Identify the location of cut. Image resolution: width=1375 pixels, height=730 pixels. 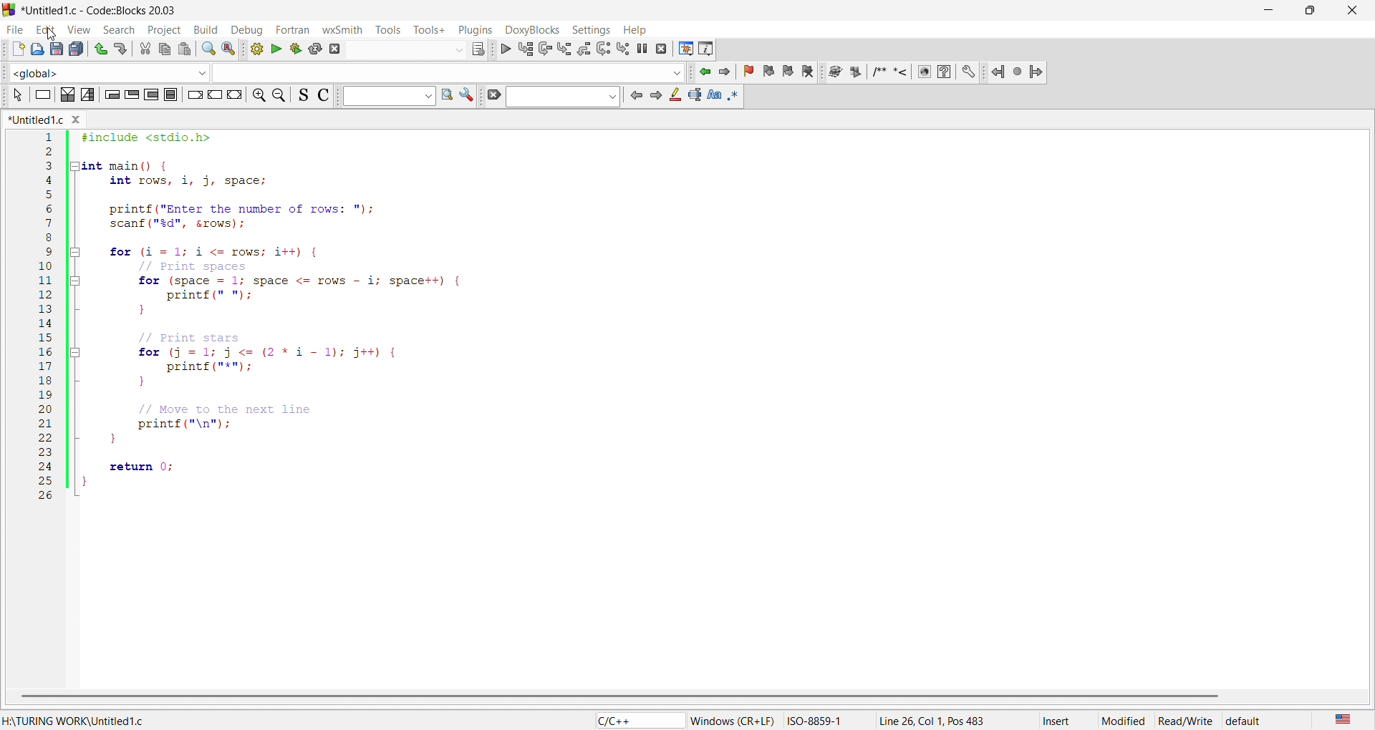
(142, 49).